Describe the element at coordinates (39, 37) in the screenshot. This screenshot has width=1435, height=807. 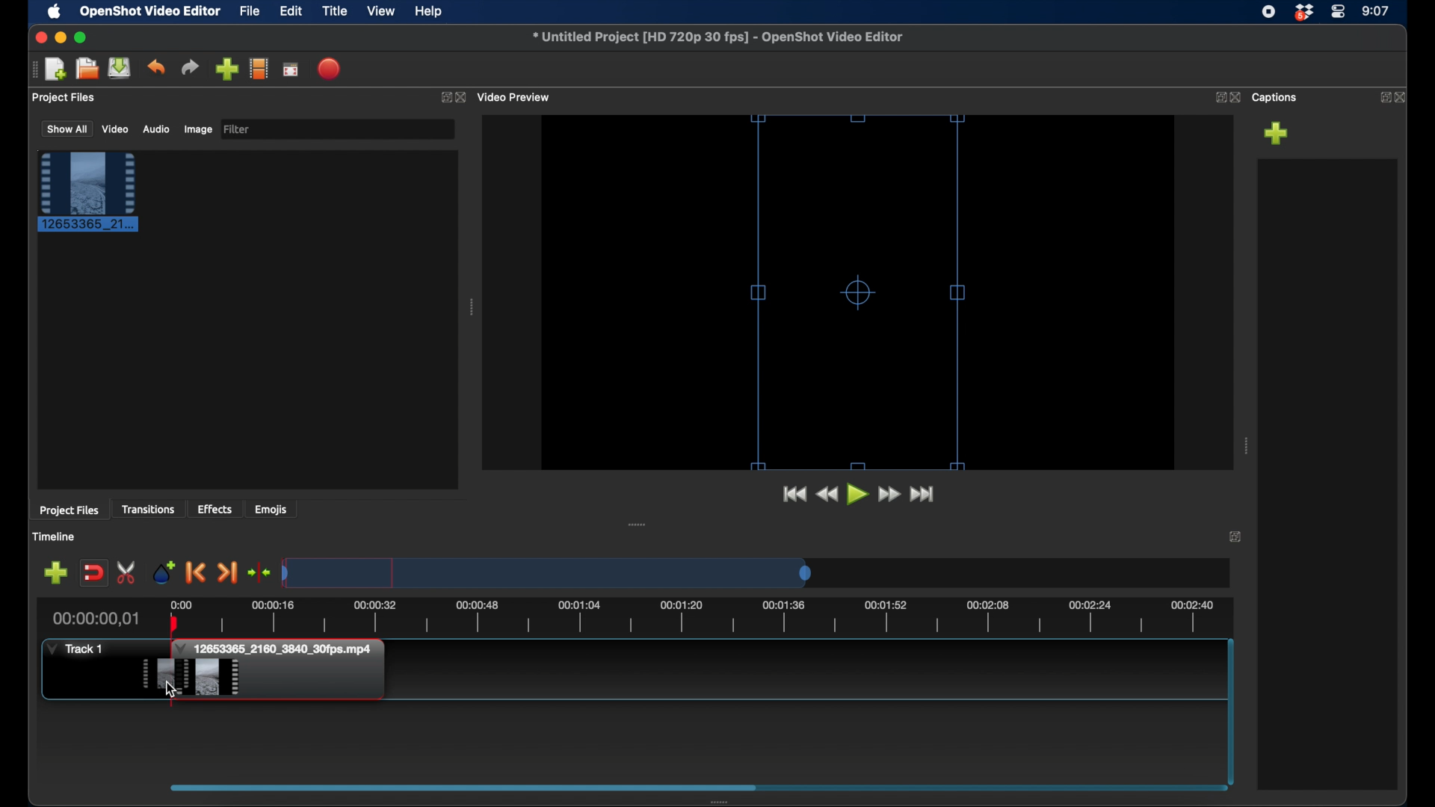
I see `close` at that location.